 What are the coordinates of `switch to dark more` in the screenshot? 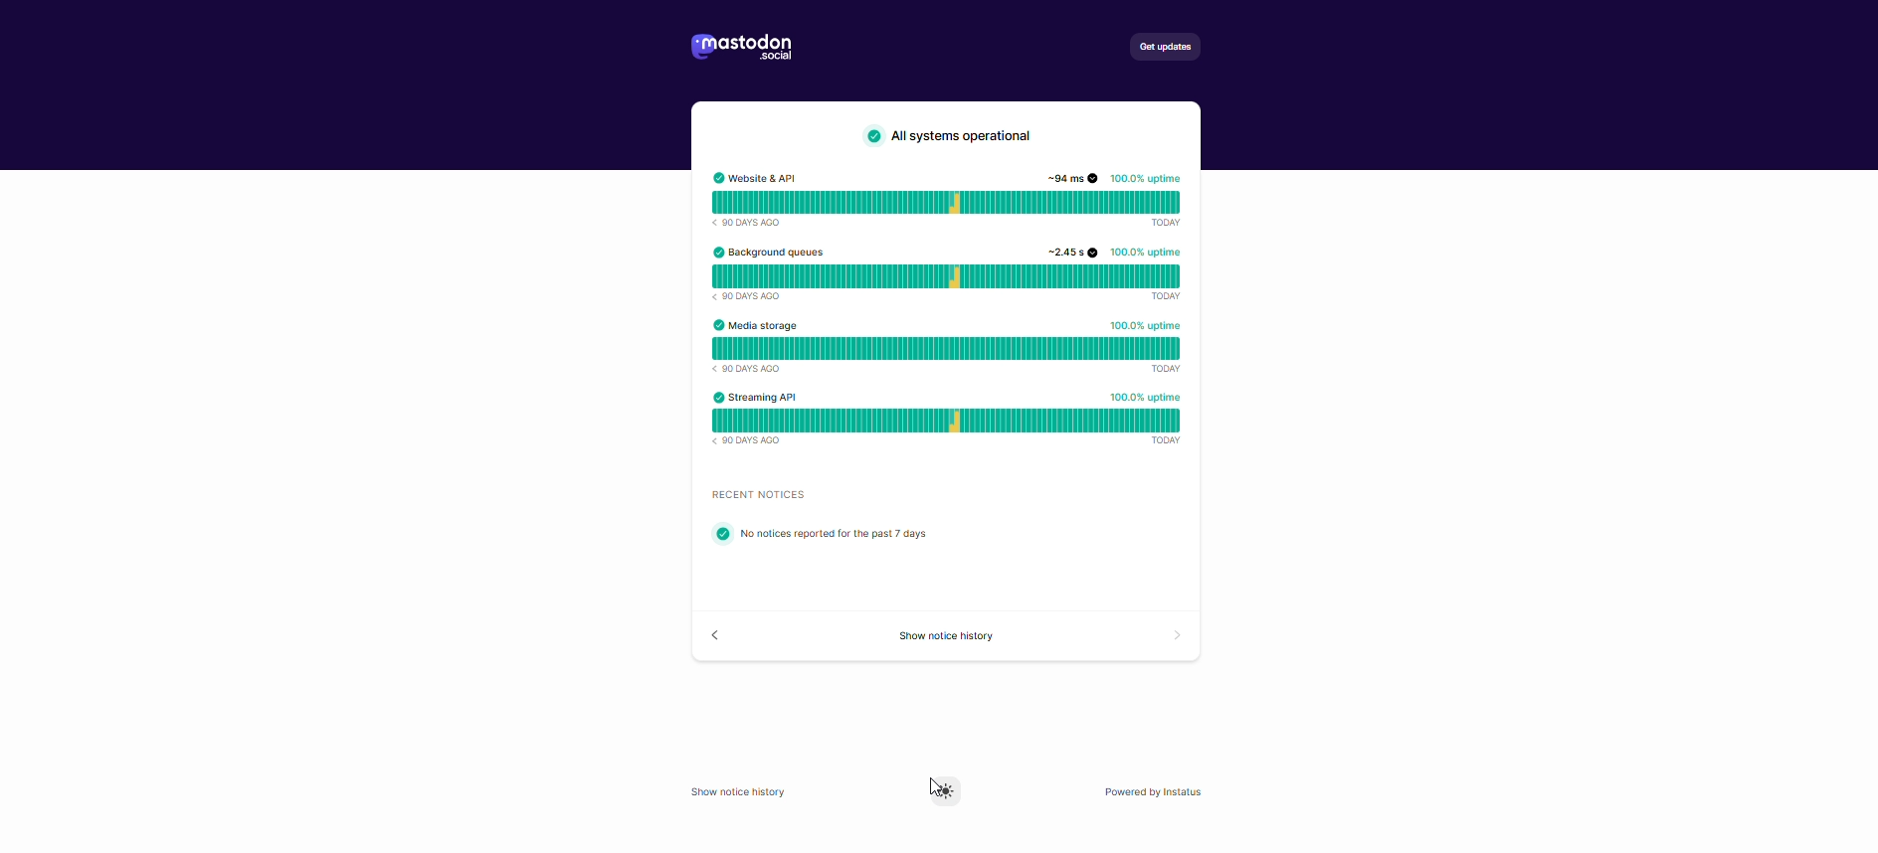 It's located at (946, 791).